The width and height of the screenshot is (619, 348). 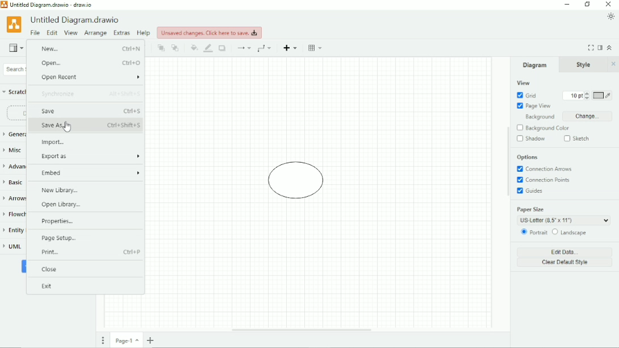 I want to click on Paper Size: US Letter (8.5' x 11'), so click(x=566, y=215).